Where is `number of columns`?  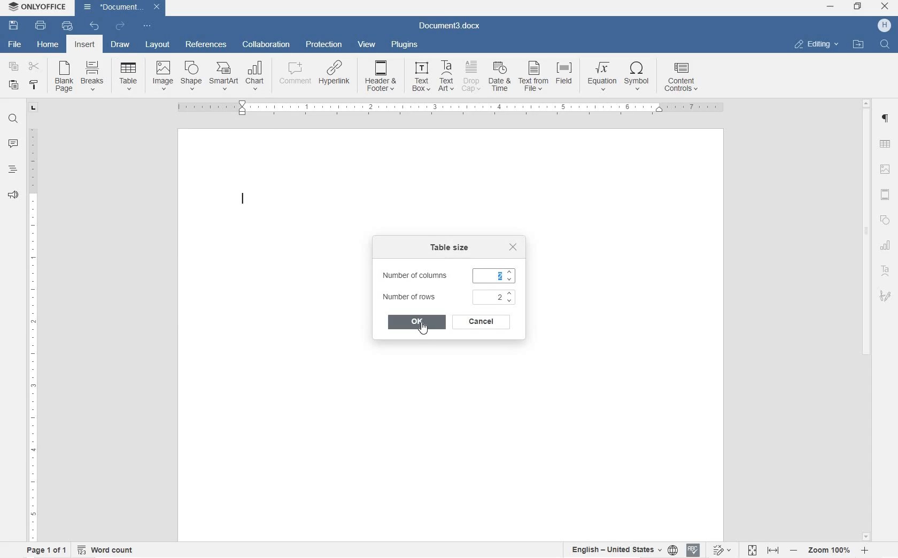 number of columns is located at coordinates (447, 276).